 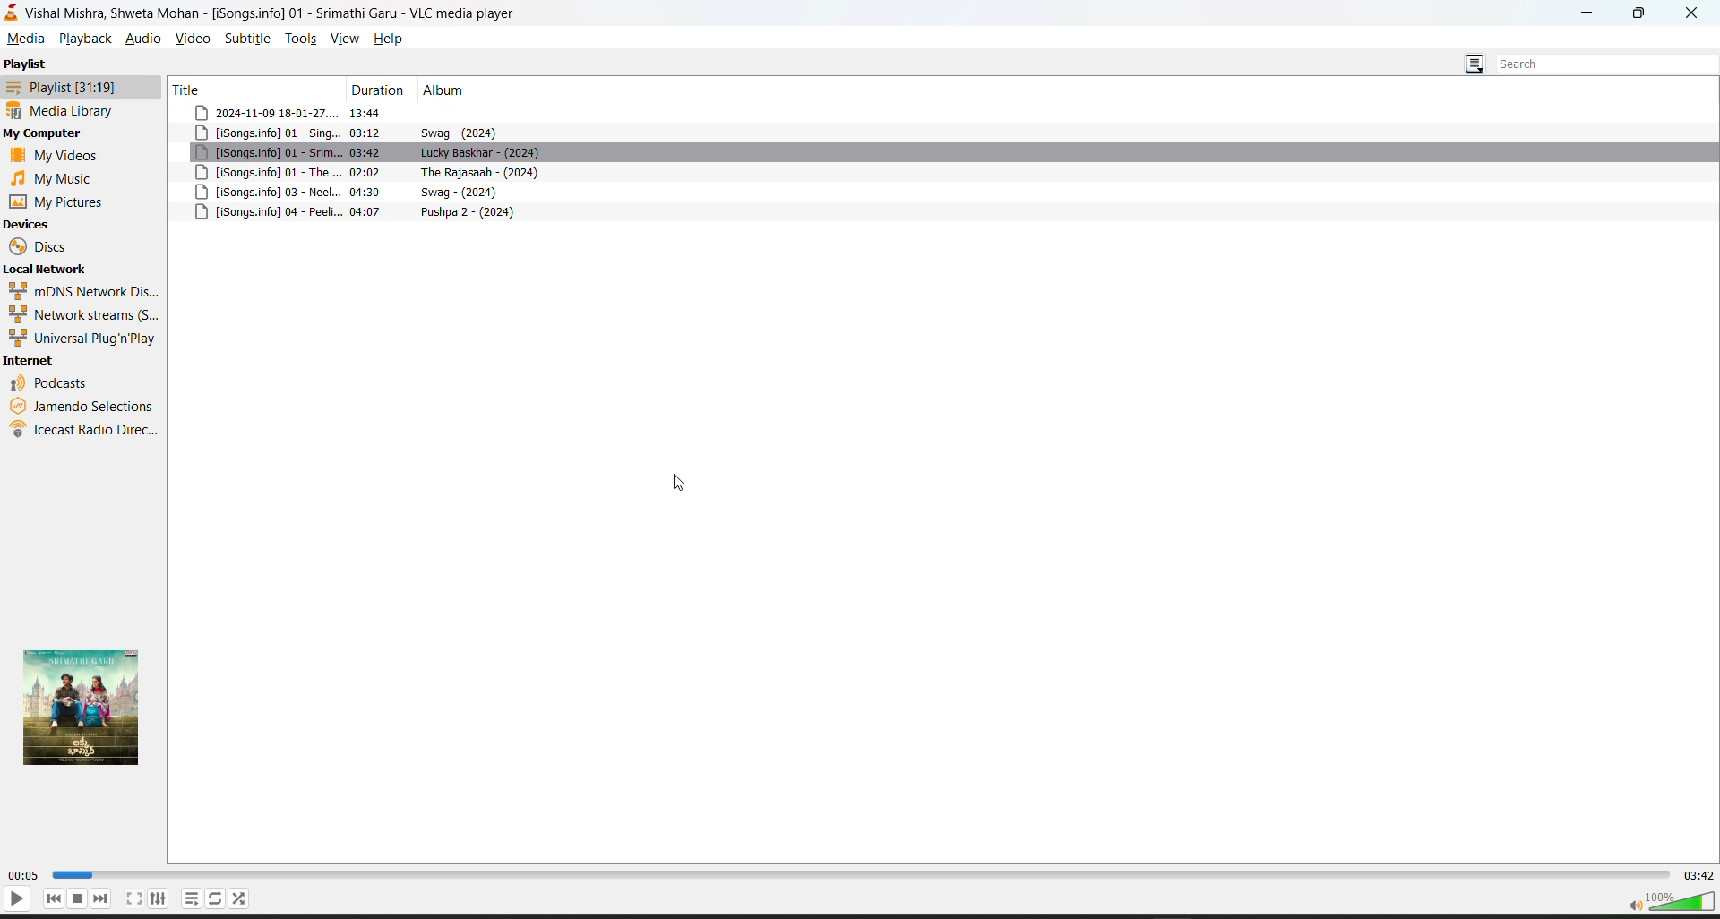 What do you see at coordinates (681, 481) in the screenshot?
I see `cursor` at bounding box center [681, 481].